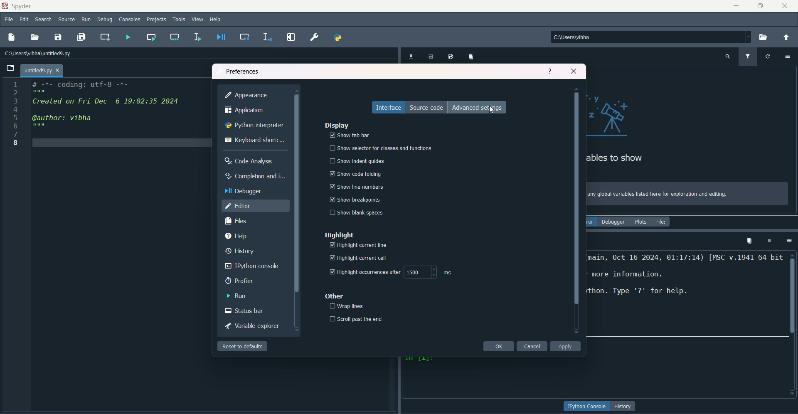  Describe the element at coordinates (355, 320) in the screenshot. I see `scroll past` at that location.